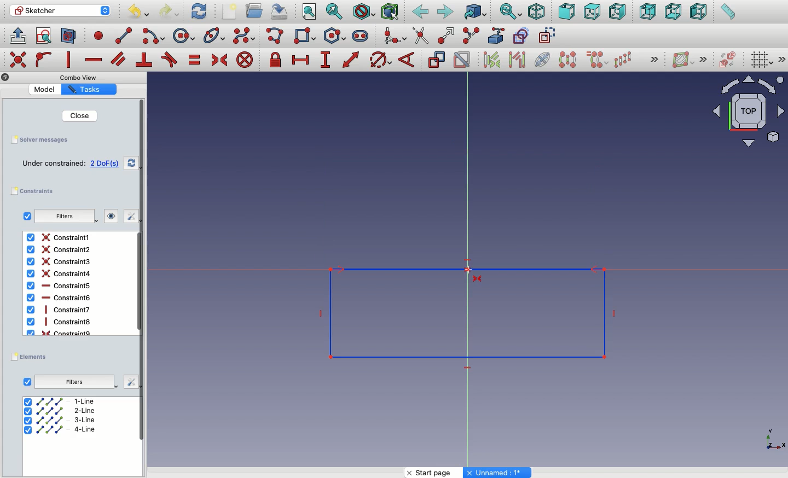 The width and height of the screenshot is (788, 478). I want to click on edit, so click(130, 382).